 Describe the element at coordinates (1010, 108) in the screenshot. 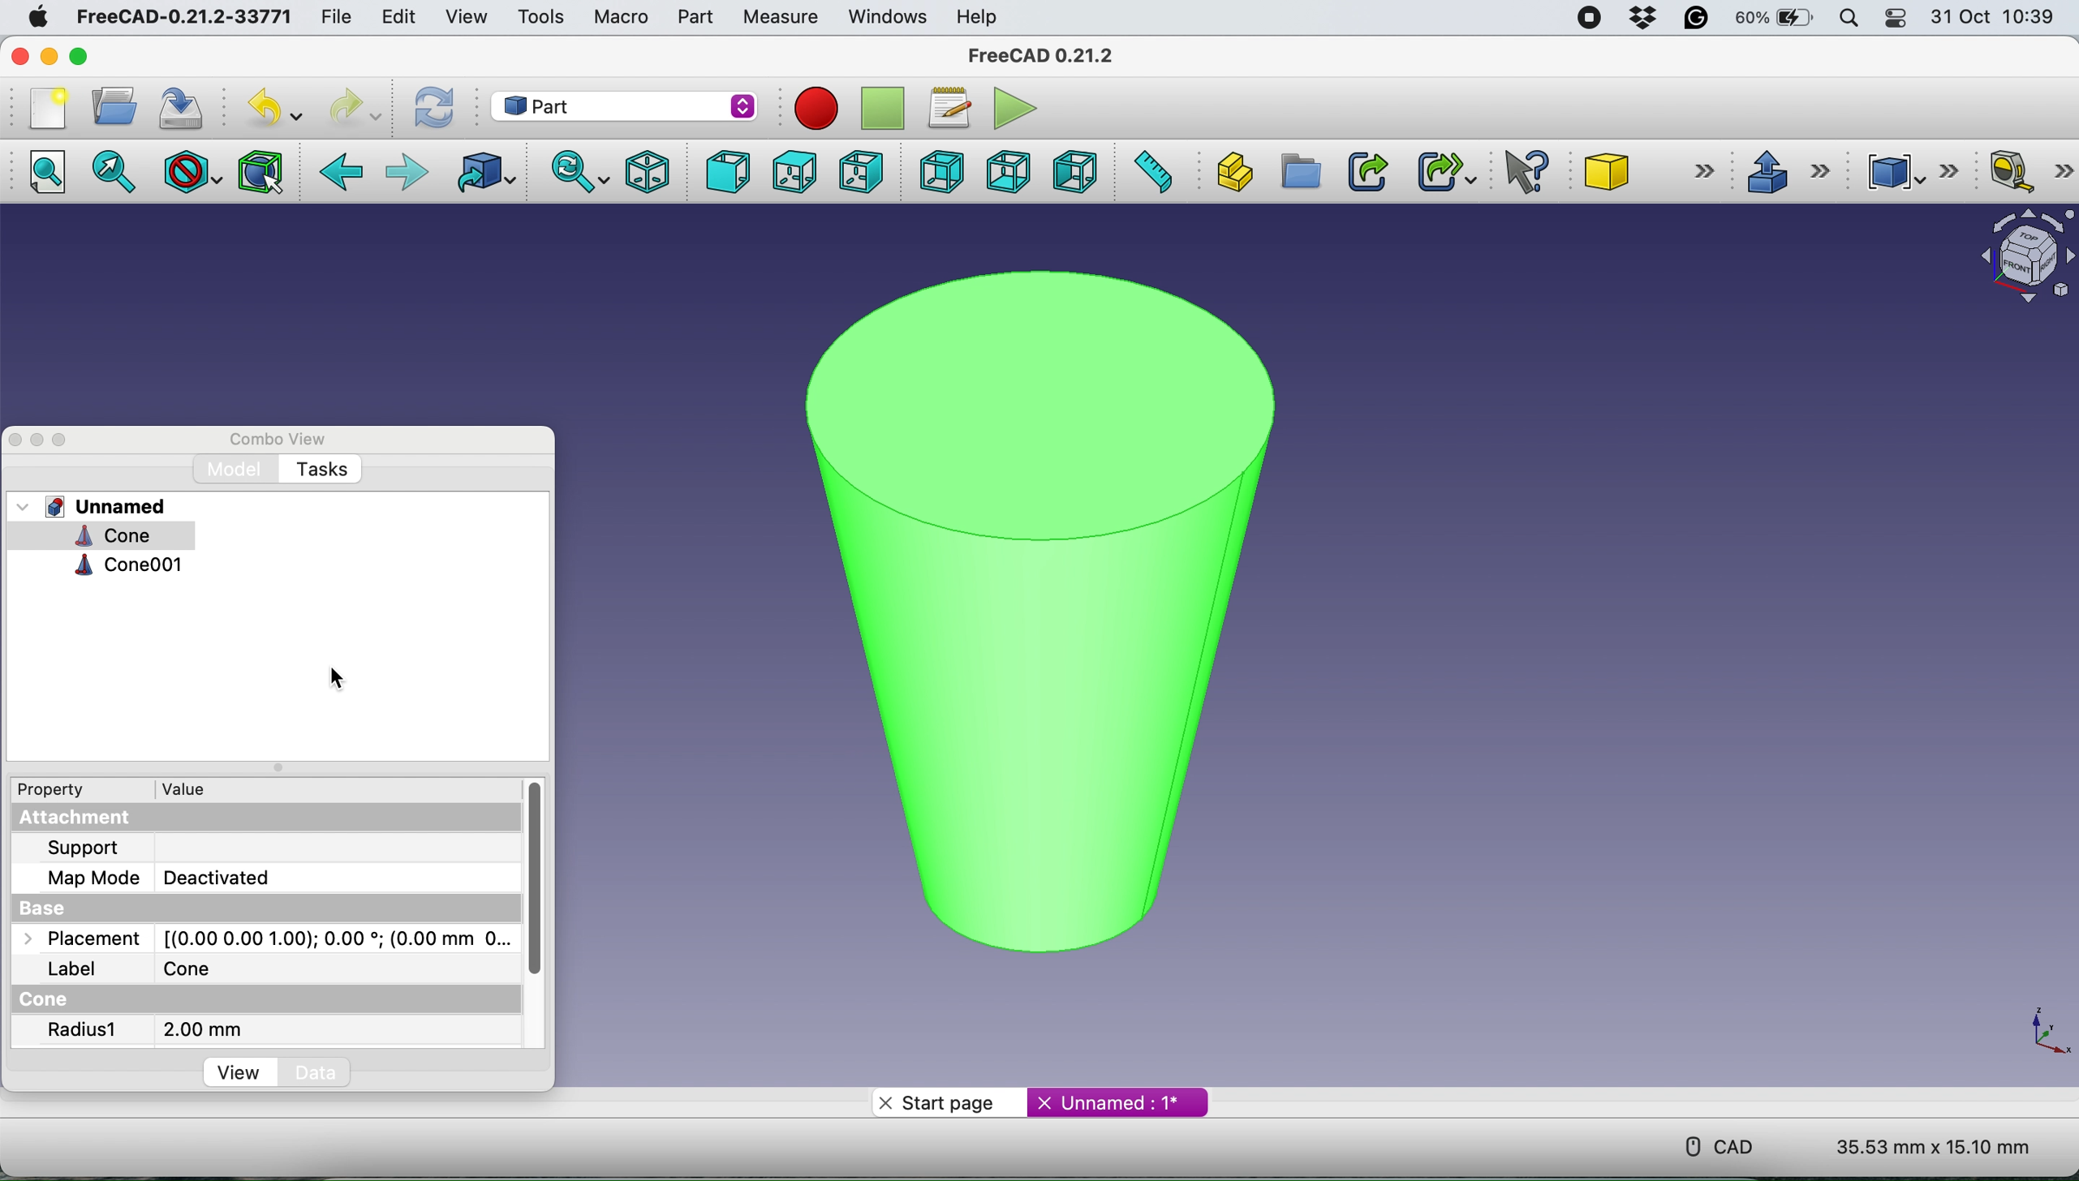

I see `execute macros` at that location.